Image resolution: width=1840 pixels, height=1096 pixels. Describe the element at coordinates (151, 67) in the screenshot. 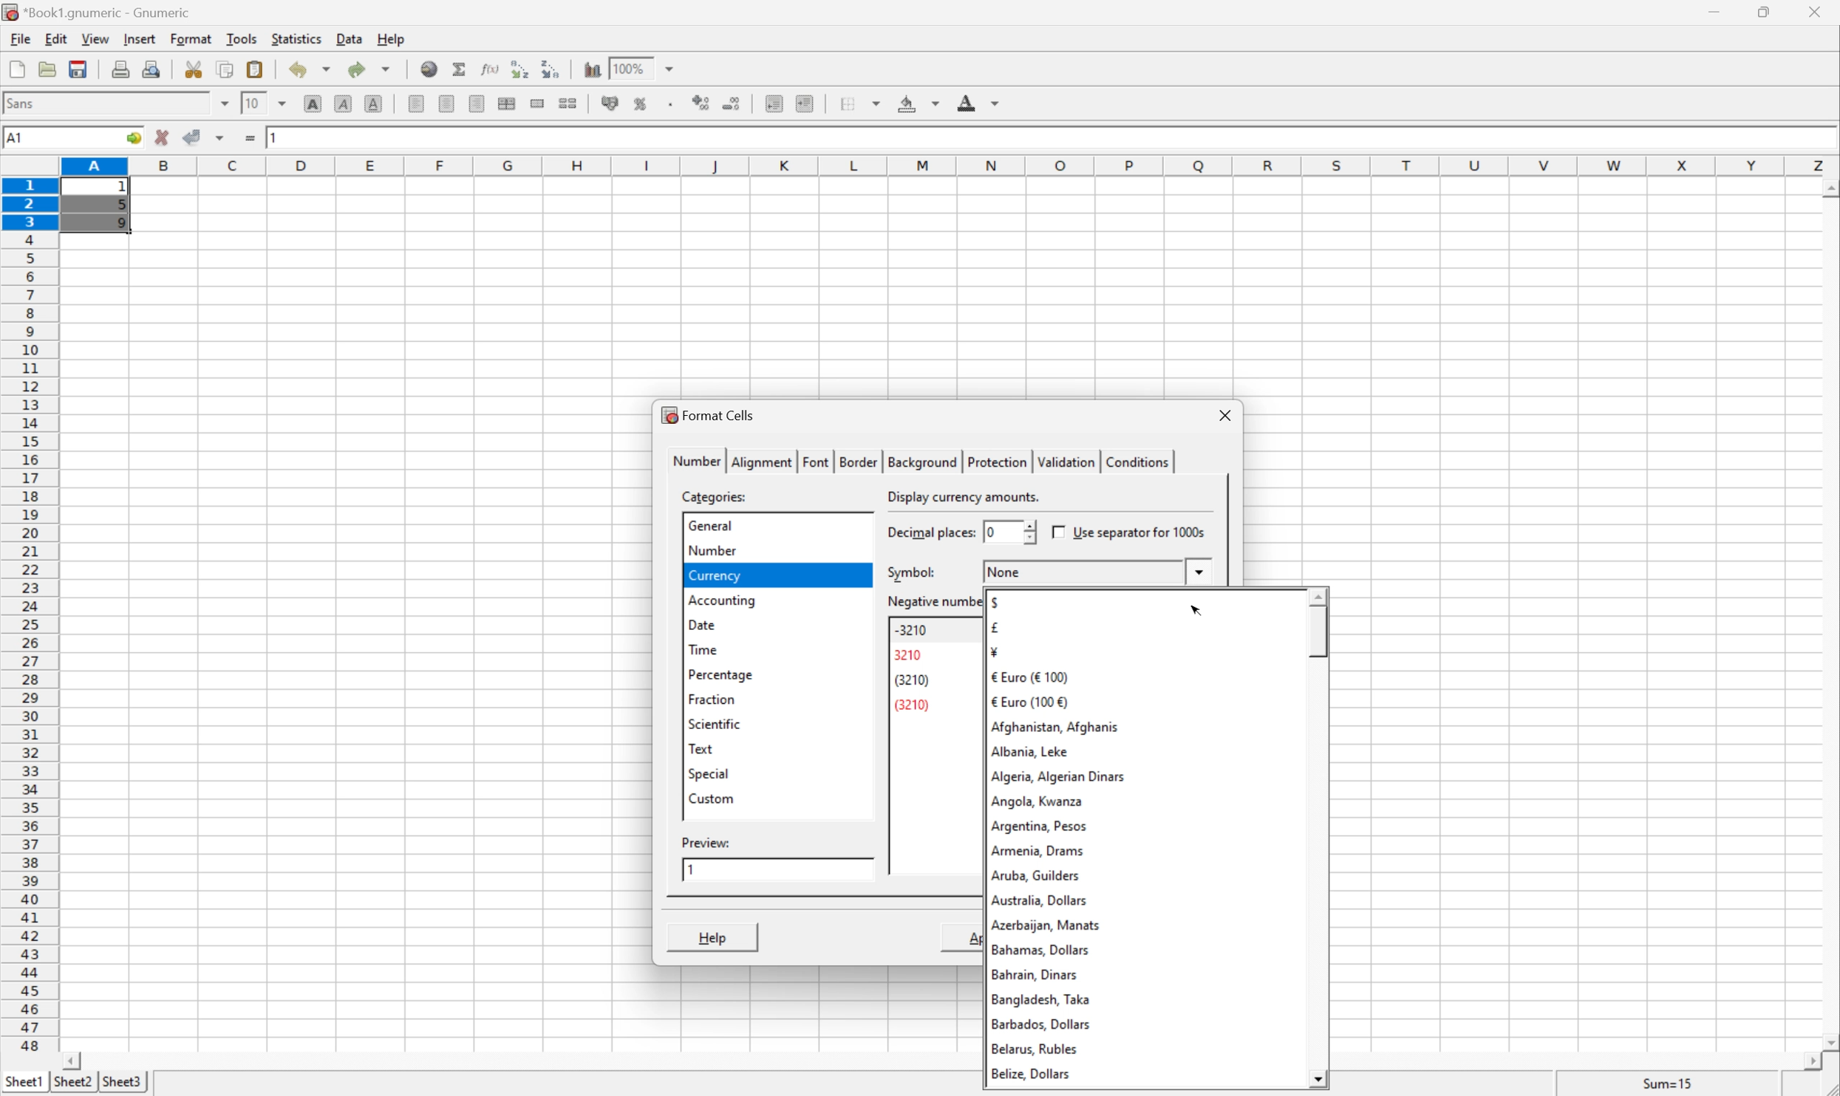

I see `print preview` at that location.